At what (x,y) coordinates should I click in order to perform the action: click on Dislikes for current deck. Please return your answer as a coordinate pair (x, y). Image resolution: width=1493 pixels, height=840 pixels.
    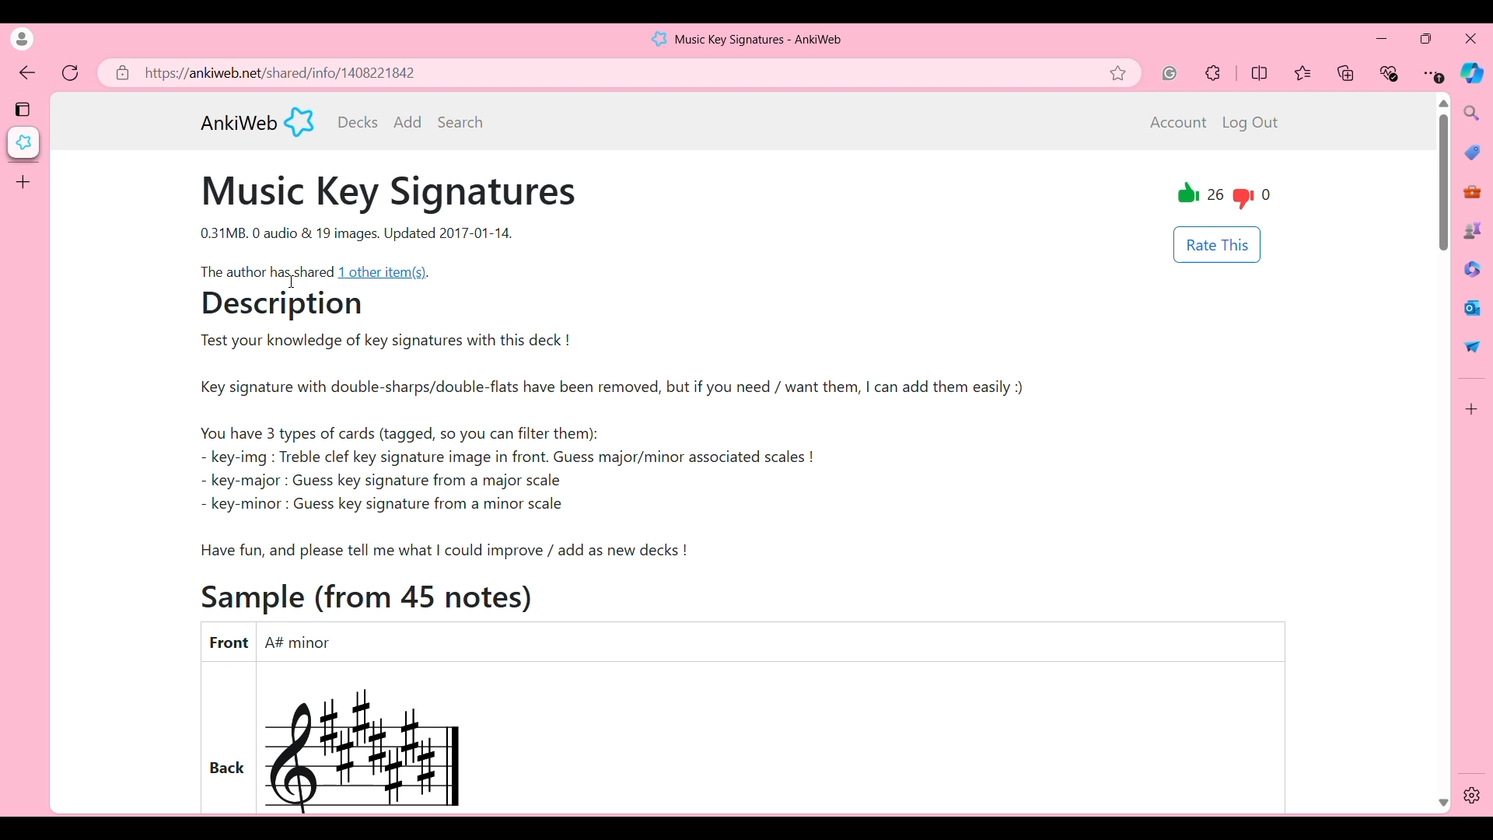
    Looking at the image, I should click on (1252, 197).